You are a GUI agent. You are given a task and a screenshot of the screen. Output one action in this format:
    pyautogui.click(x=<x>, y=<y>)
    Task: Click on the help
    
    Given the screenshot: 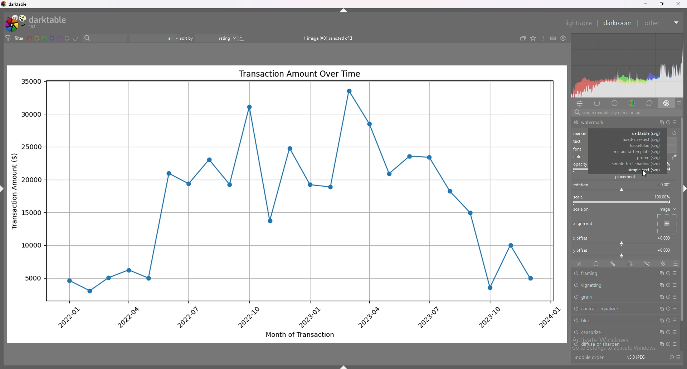 What is the action you would take?
    pyautogui.click(x=544, y=39)
    